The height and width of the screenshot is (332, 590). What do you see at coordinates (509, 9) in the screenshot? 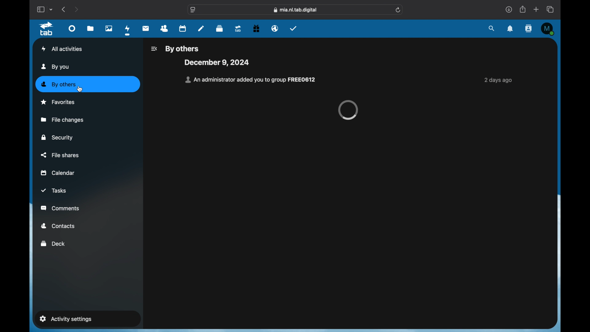
I see `downloads` at bounding box center [509, 9].